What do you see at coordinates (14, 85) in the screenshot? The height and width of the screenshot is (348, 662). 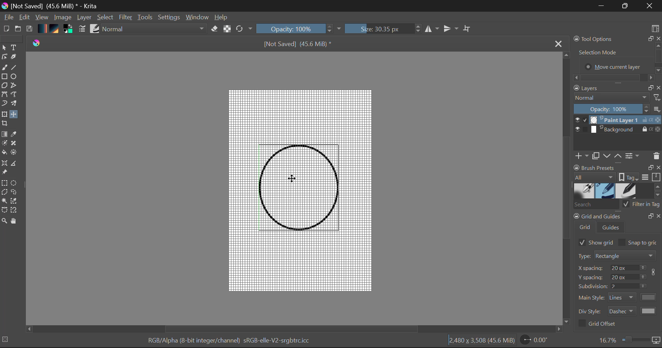 I see `Polyline` at bounding box center [14, 85].